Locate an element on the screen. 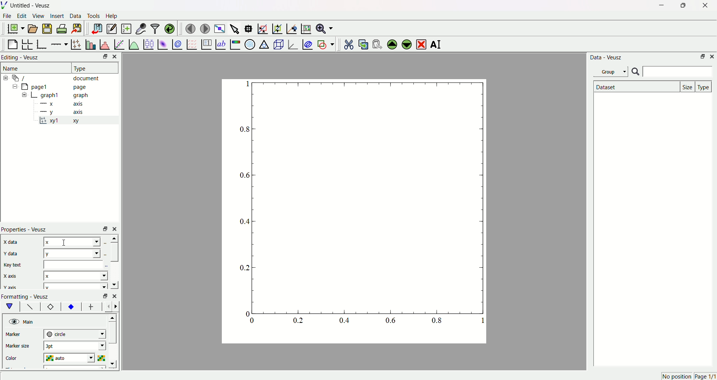  lines and error bars is located at coordinates (76, 44).